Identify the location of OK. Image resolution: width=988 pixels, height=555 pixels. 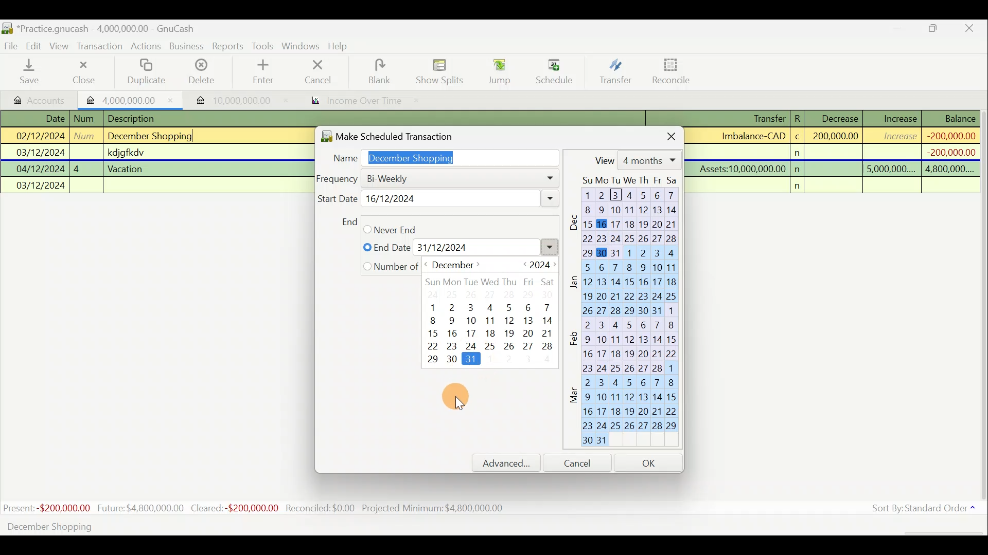
(650, 462).